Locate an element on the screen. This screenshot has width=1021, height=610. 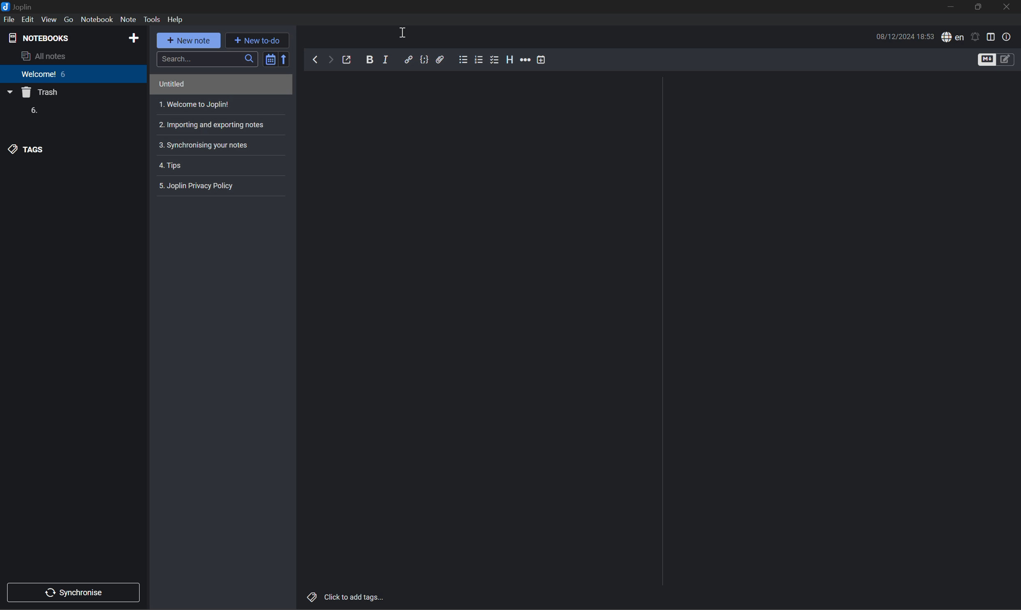
TAGS is located at coordinates (28, 149).